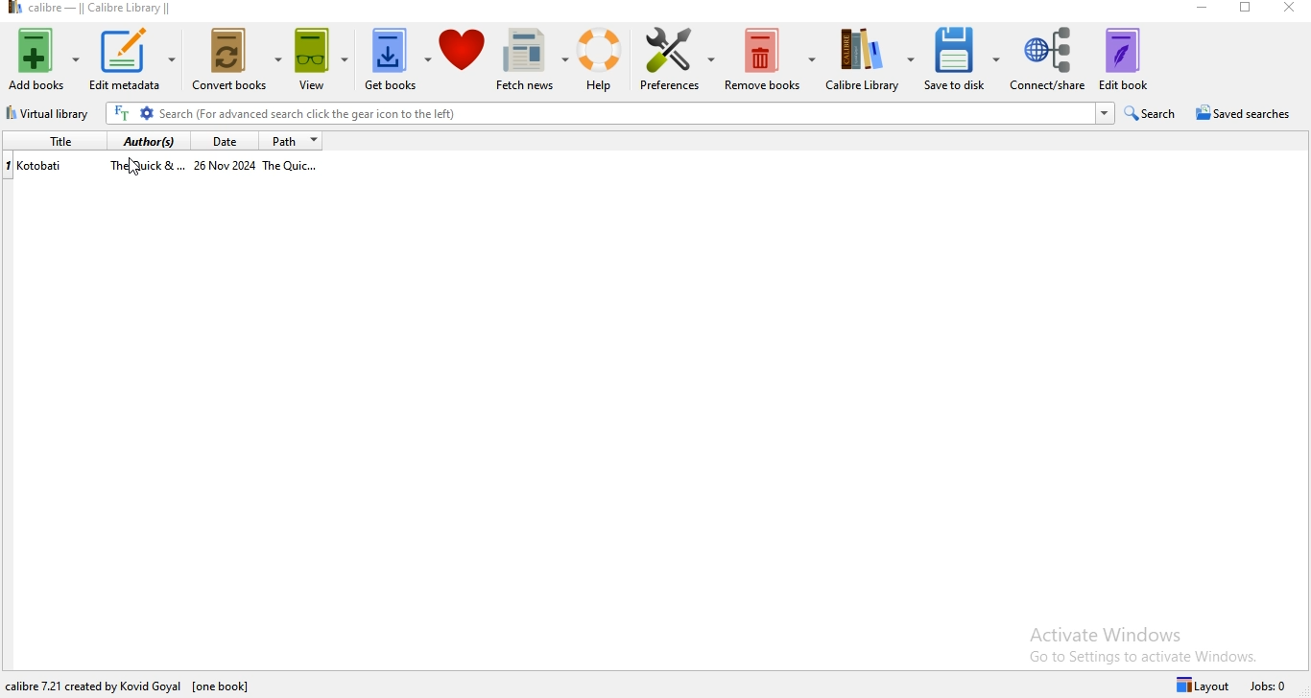 The width and height of the screenshot is (1311, 698). I want to click on calibre library, so click(868, 62).